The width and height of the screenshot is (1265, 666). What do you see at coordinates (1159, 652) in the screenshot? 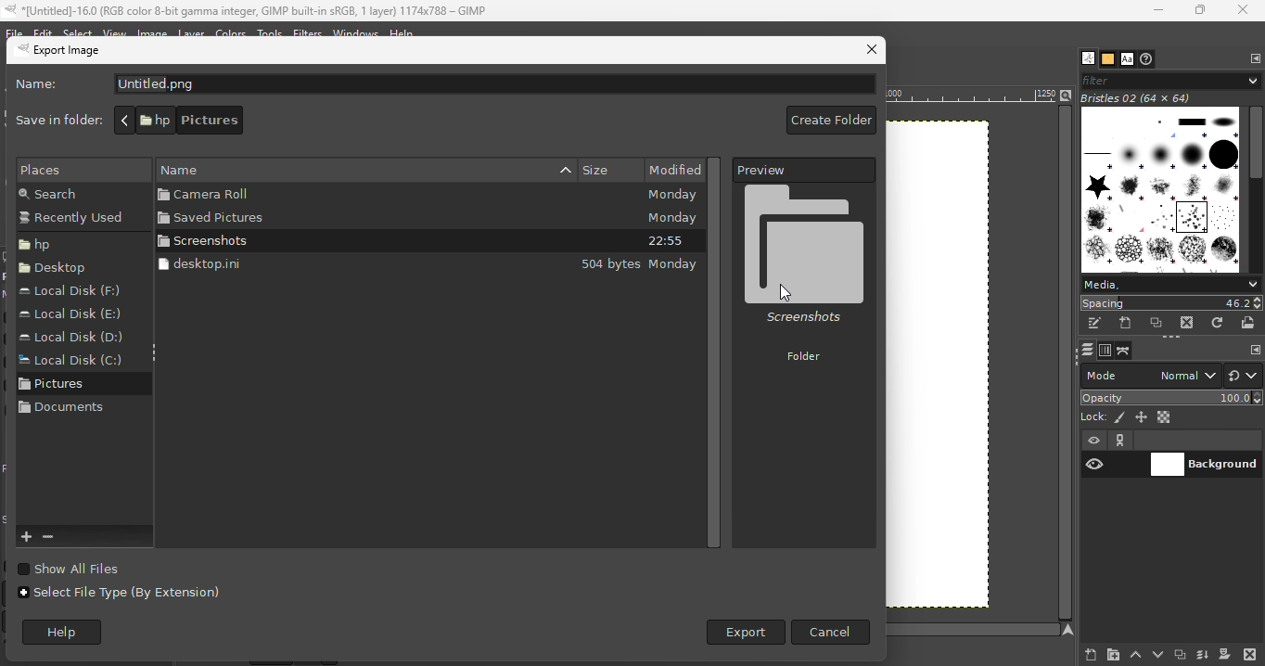
I see `Lower this layer` at bounding box center [1159, 652].